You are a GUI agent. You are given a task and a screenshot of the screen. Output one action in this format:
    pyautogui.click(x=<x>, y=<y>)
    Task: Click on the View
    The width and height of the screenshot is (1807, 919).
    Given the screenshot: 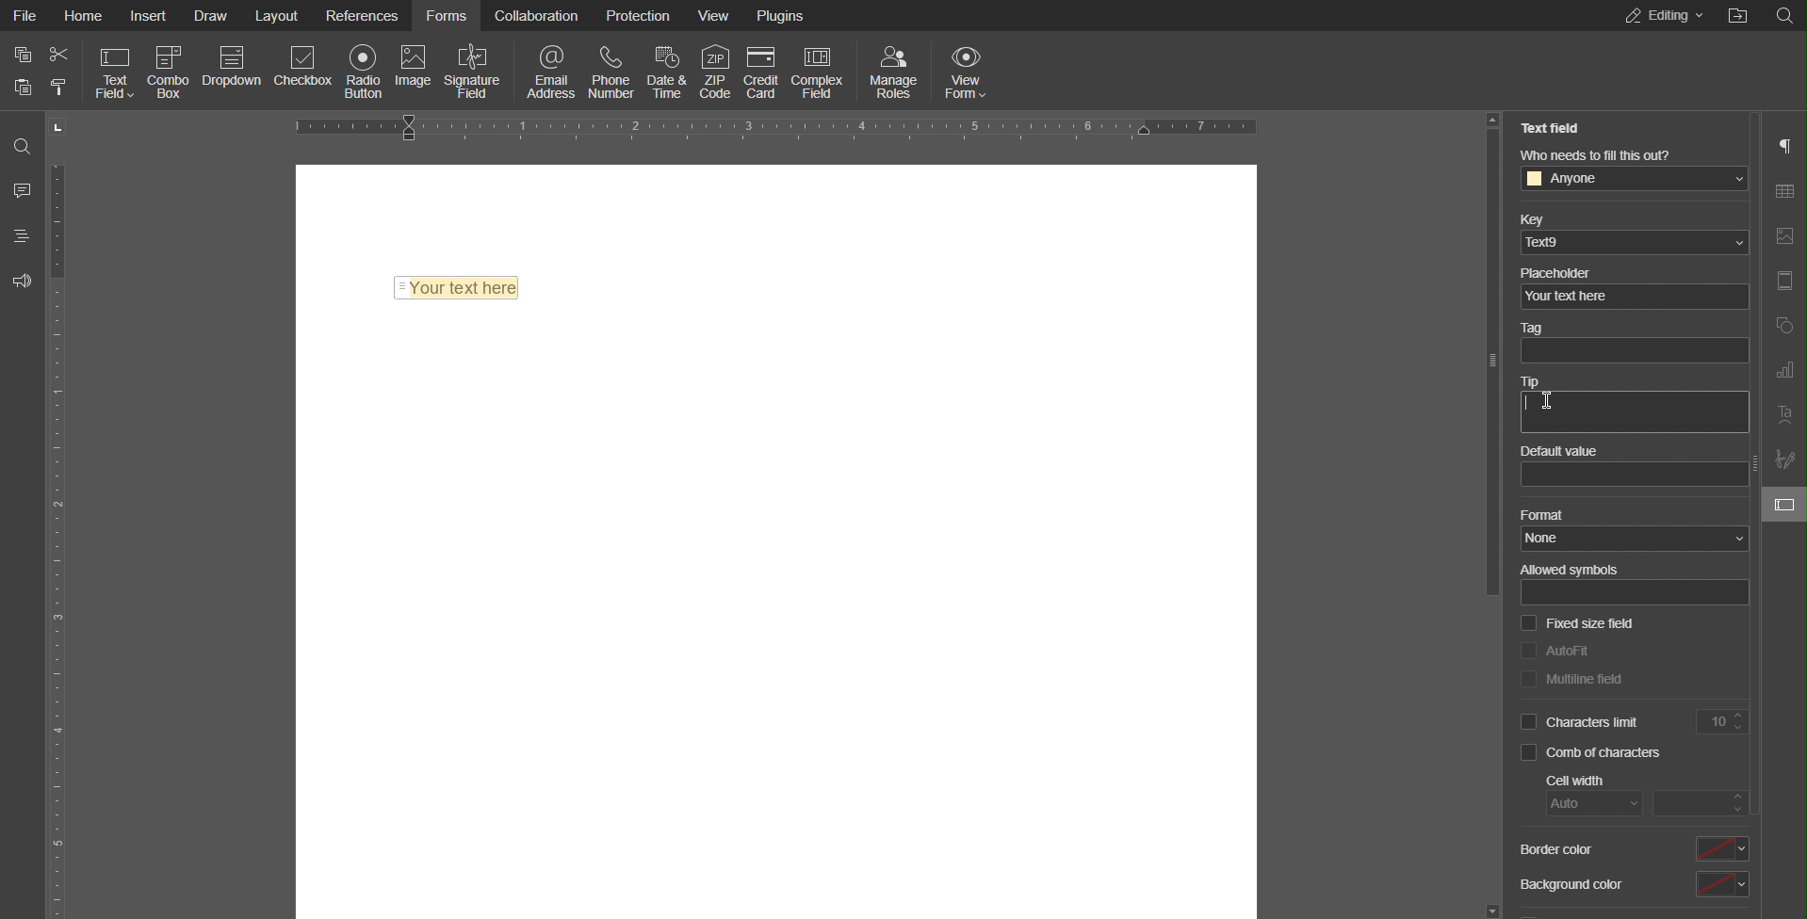 What is the action you would take?
    pyautogui.click(x=717, y=14)
    